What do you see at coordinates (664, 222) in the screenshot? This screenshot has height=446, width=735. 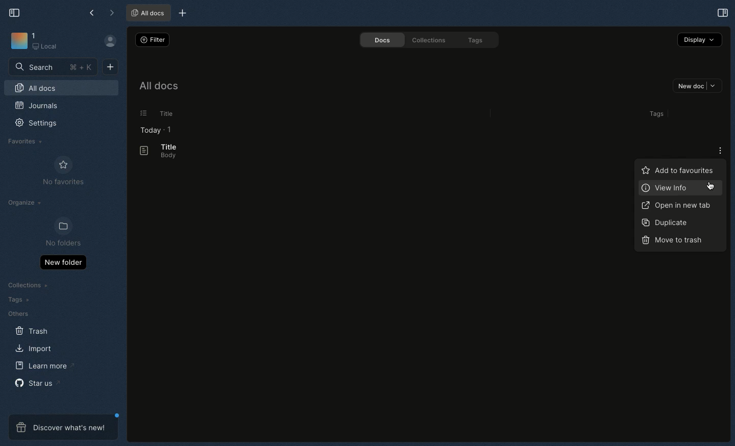 I see `Duplicate` at bounding box center [664, 222].